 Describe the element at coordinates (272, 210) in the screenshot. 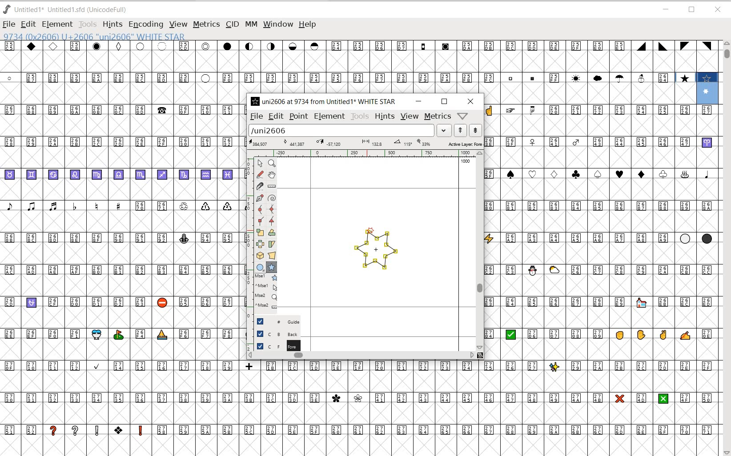

I see `ADD CURVE POINT` at that location.